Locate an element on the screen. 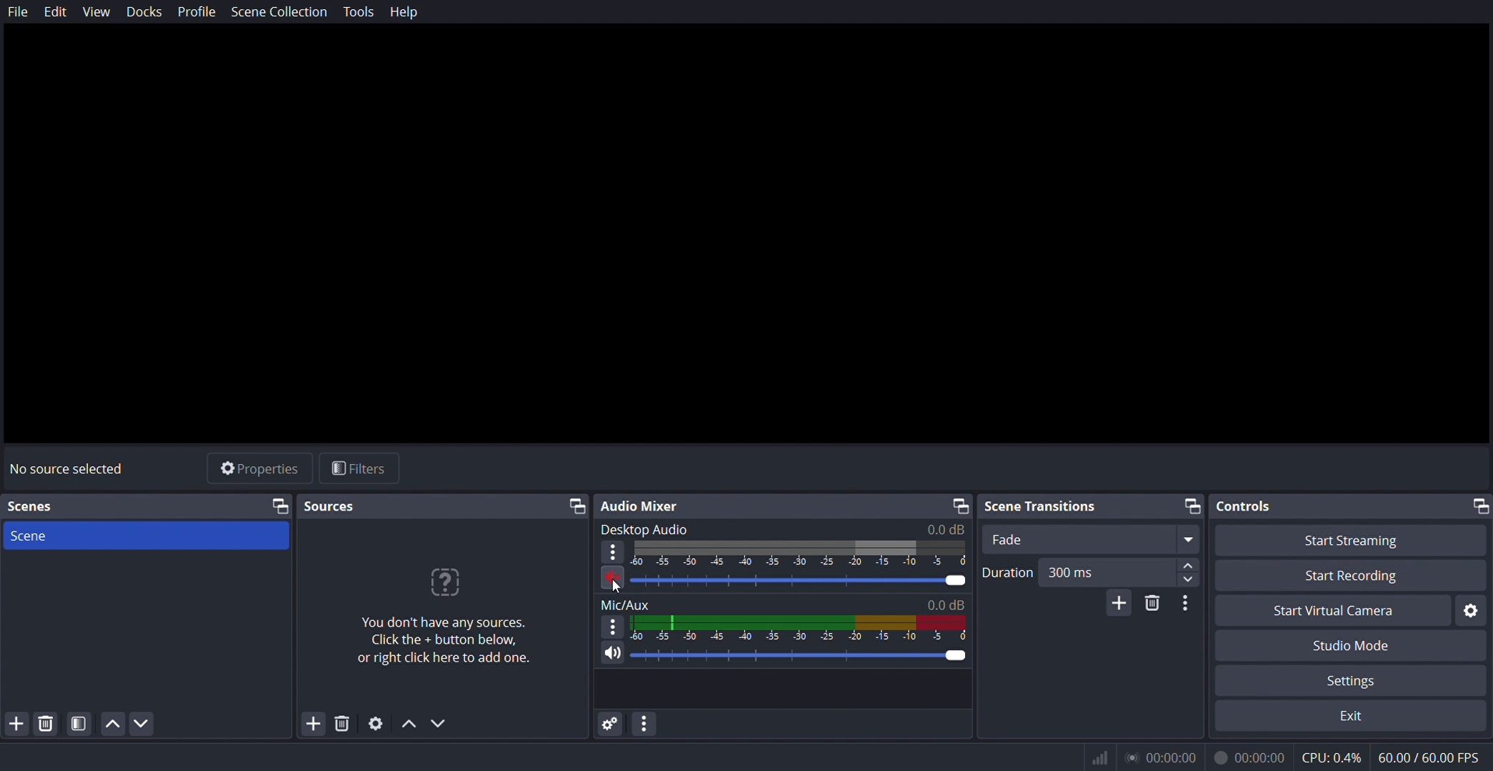 The height and width of the screenshot is (771, 1493). delete scene transitions is located at coordinates (1151, 603).